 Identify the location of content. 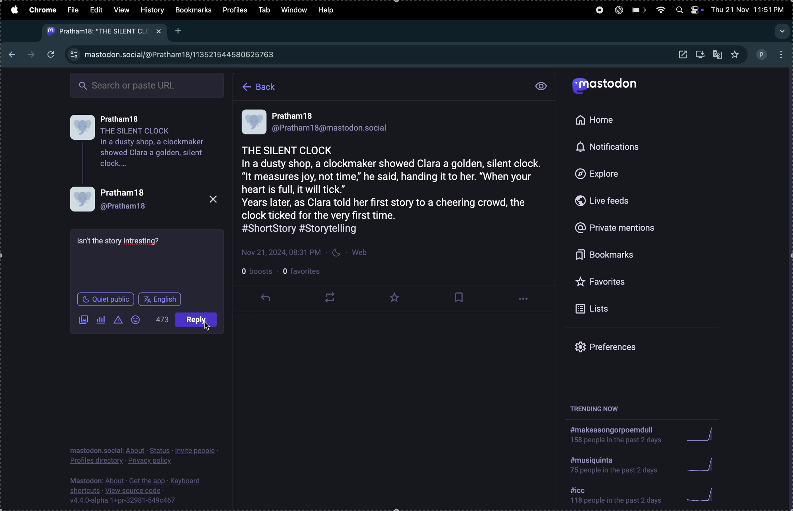
(121, 243).